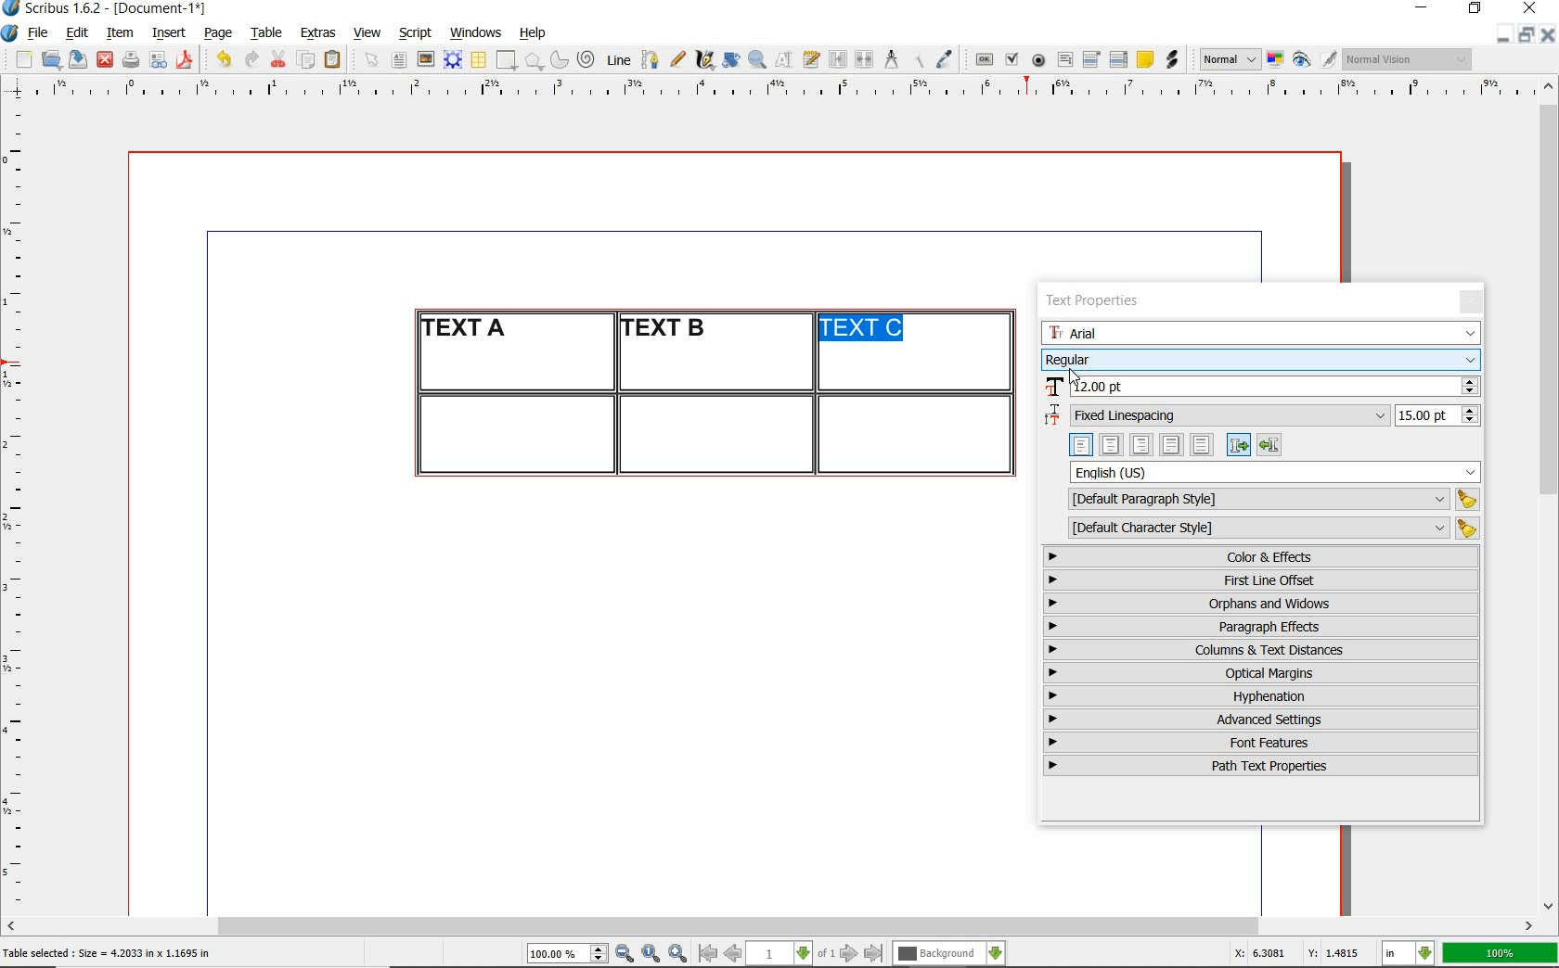  Describe the element at coordinates (757, 59) in the screenshot. I see `zoom in or zoom out` at that location.